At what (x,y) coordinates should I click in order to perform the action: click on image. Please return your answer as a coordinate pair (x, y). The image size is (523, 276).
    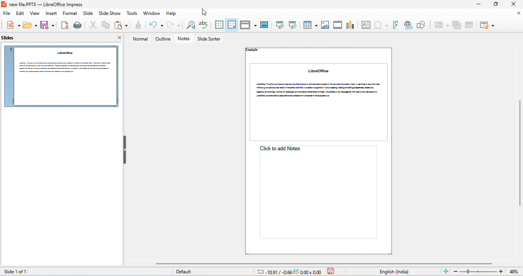
    Looking at the image, I should click on (325, 25).